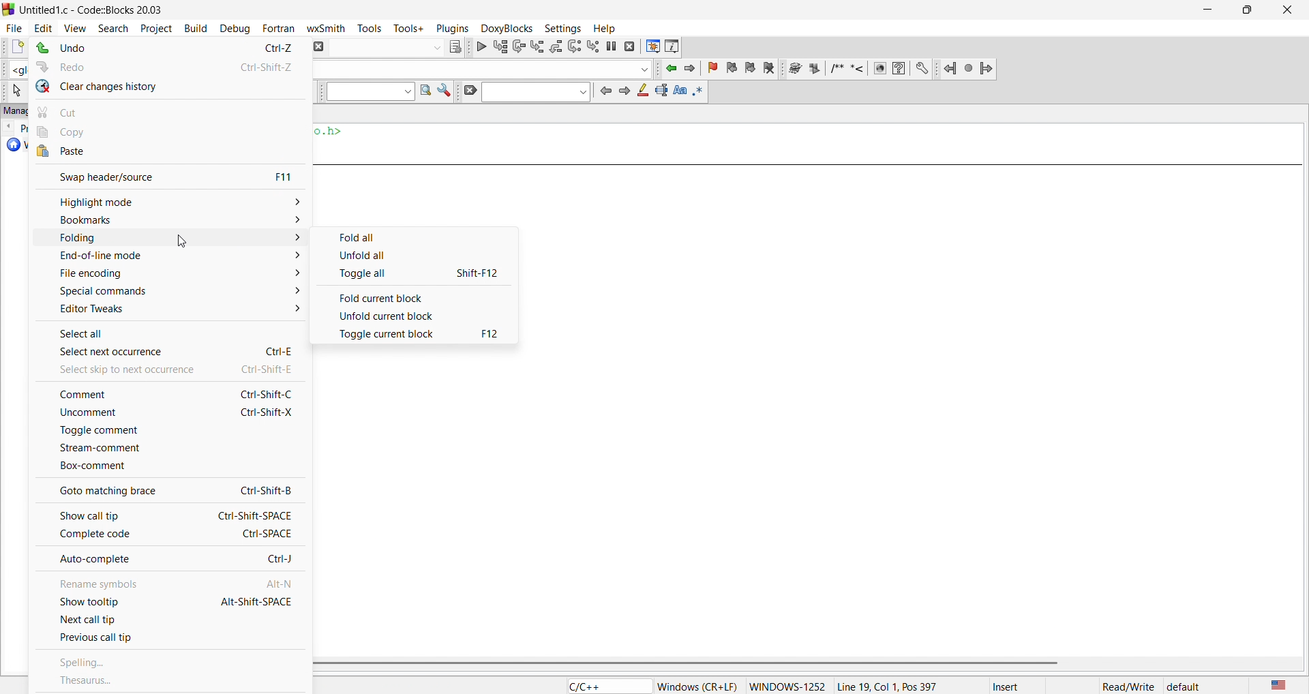 This screenshot has width=1309, height=694. What do you see at coordinates (167, 489) in the screenshot?
I see `goto matching brace` at bounding box center [167, 489].